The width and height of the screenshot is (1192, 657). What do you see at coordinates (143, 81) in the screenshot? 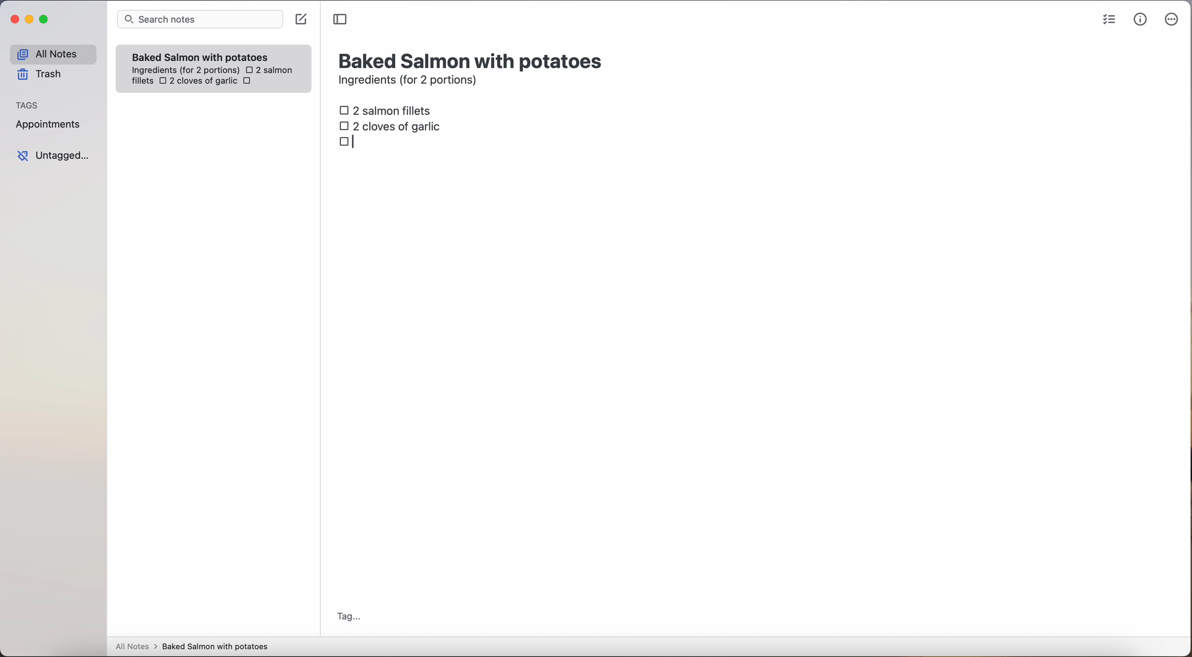
I see `fillets` at bounding box center [143, 81].